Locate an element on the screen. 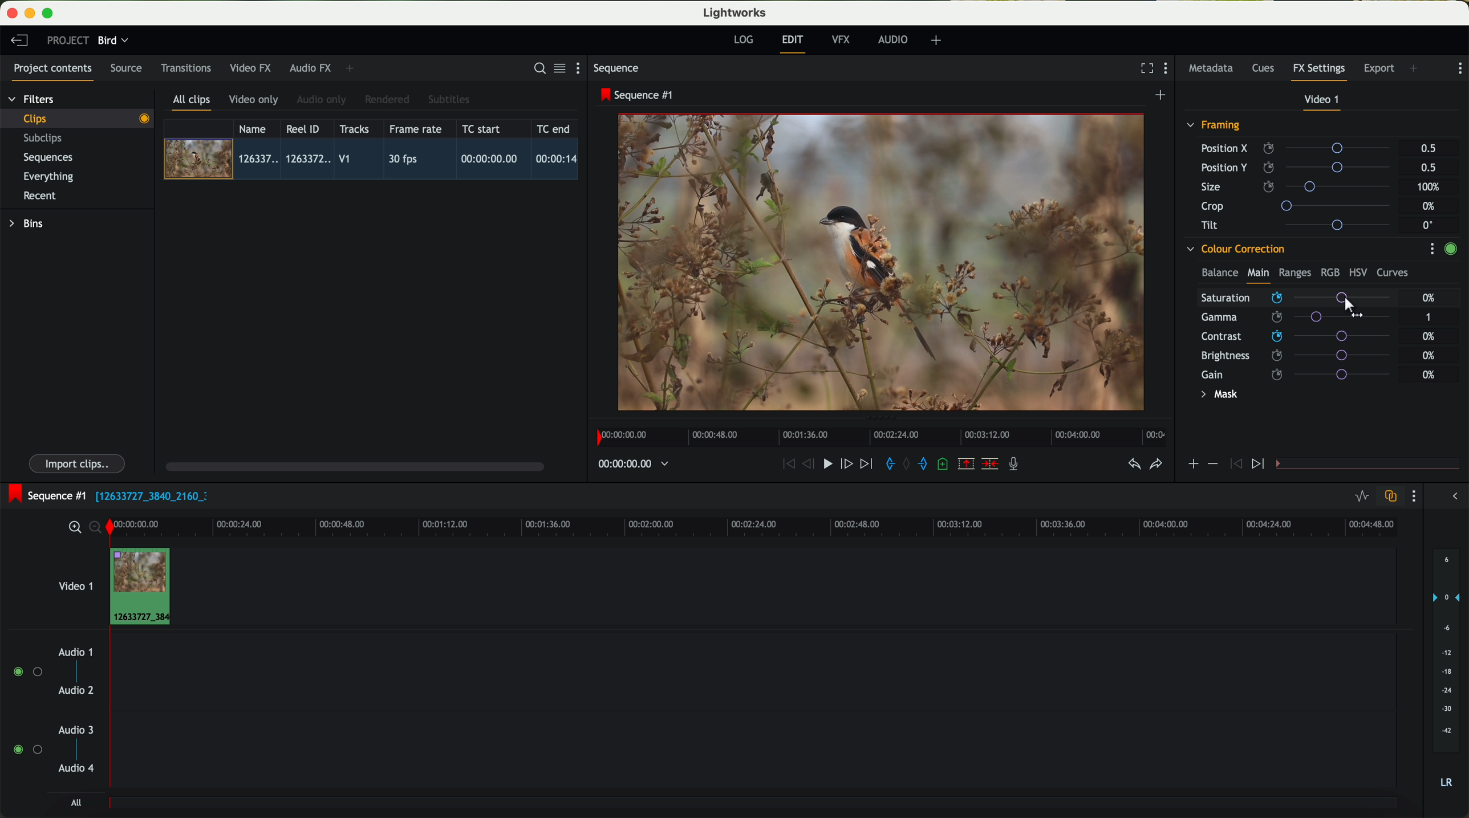  redo is located at coordinates (1156, 465).